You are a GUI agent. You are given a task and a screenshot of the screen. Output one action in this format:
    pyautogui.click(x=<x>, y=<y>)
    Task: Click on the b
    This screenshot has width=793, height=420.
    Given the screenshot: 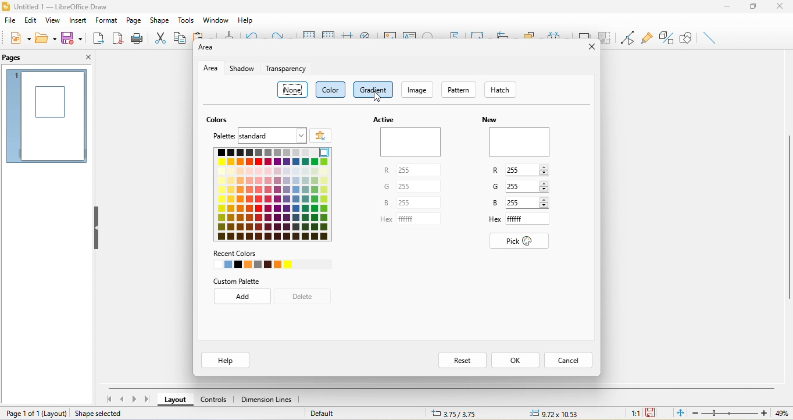 What is the action you would take?
    pyautogui.click(x=494, y=202)
    